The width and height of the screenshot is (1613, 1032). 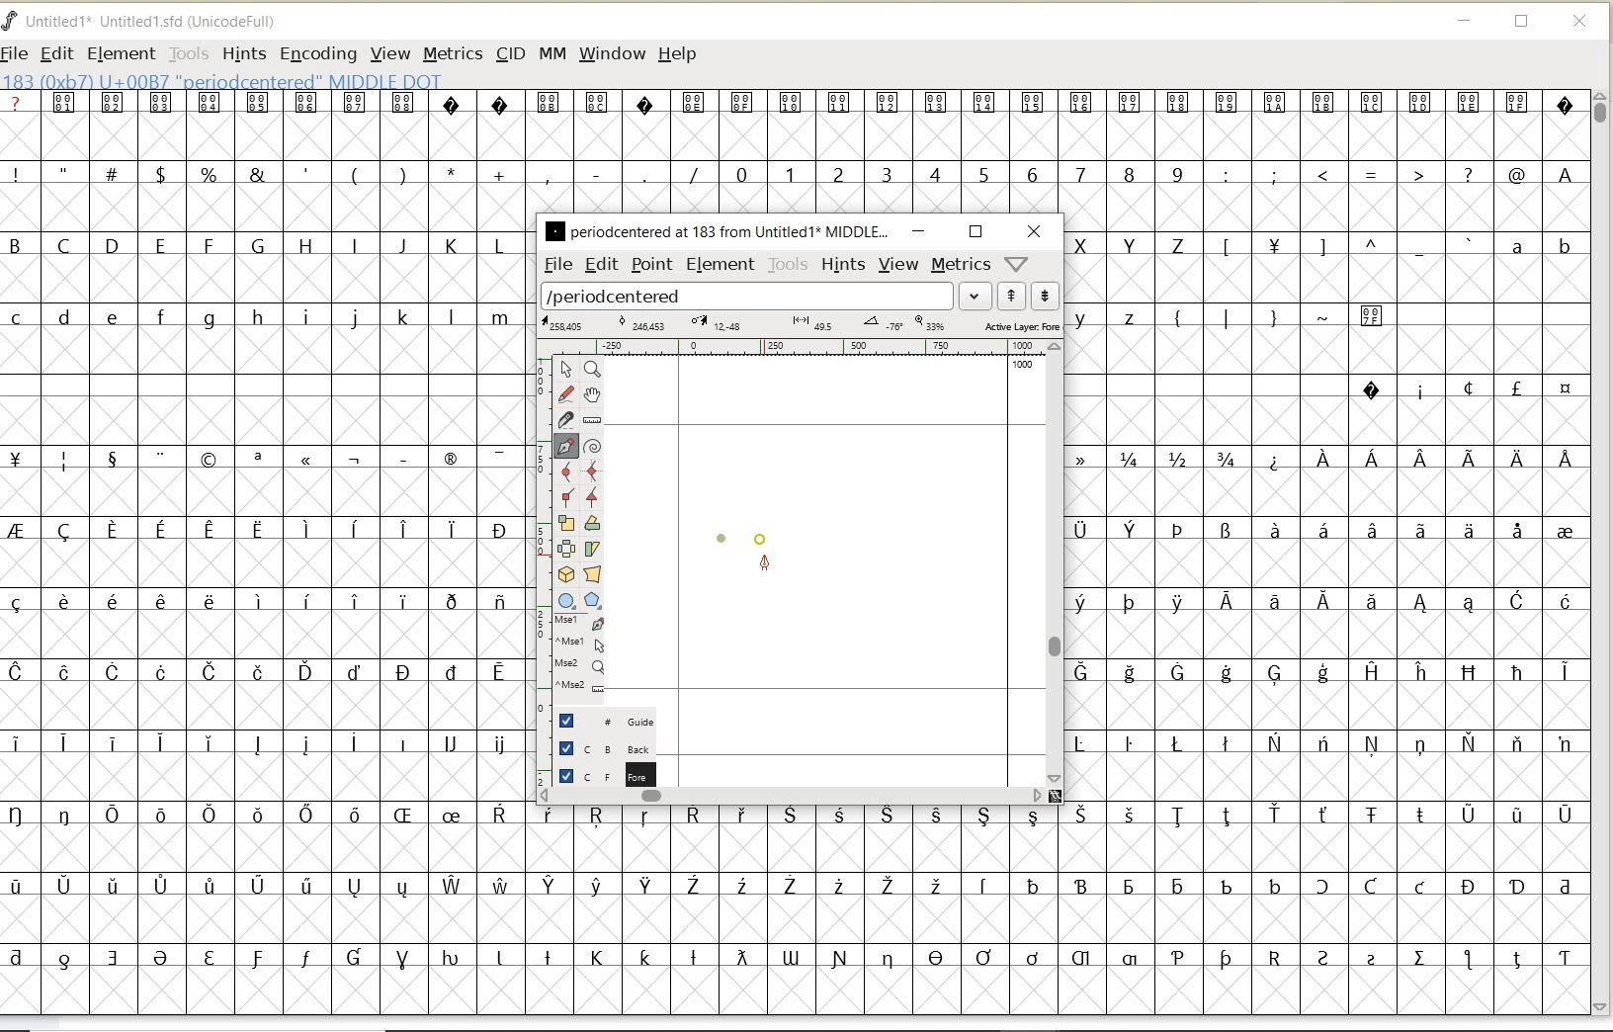 What do you see at coordinates (1117, 316) in the screenshot?
I see `lowercase letters` at bounding box center [1117, 316].